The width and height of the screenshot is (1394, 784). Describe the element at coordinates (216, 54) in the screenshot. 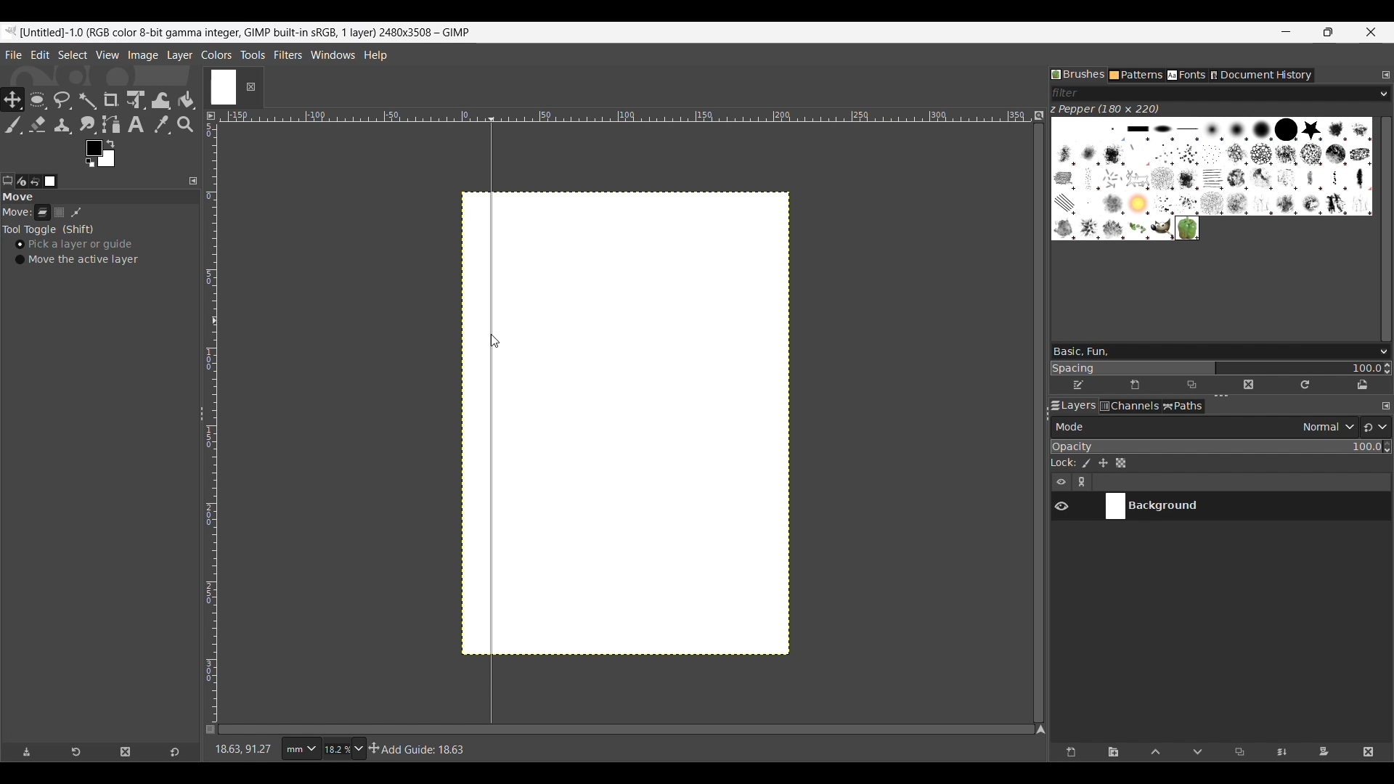

I see `Colors menu` at that location.